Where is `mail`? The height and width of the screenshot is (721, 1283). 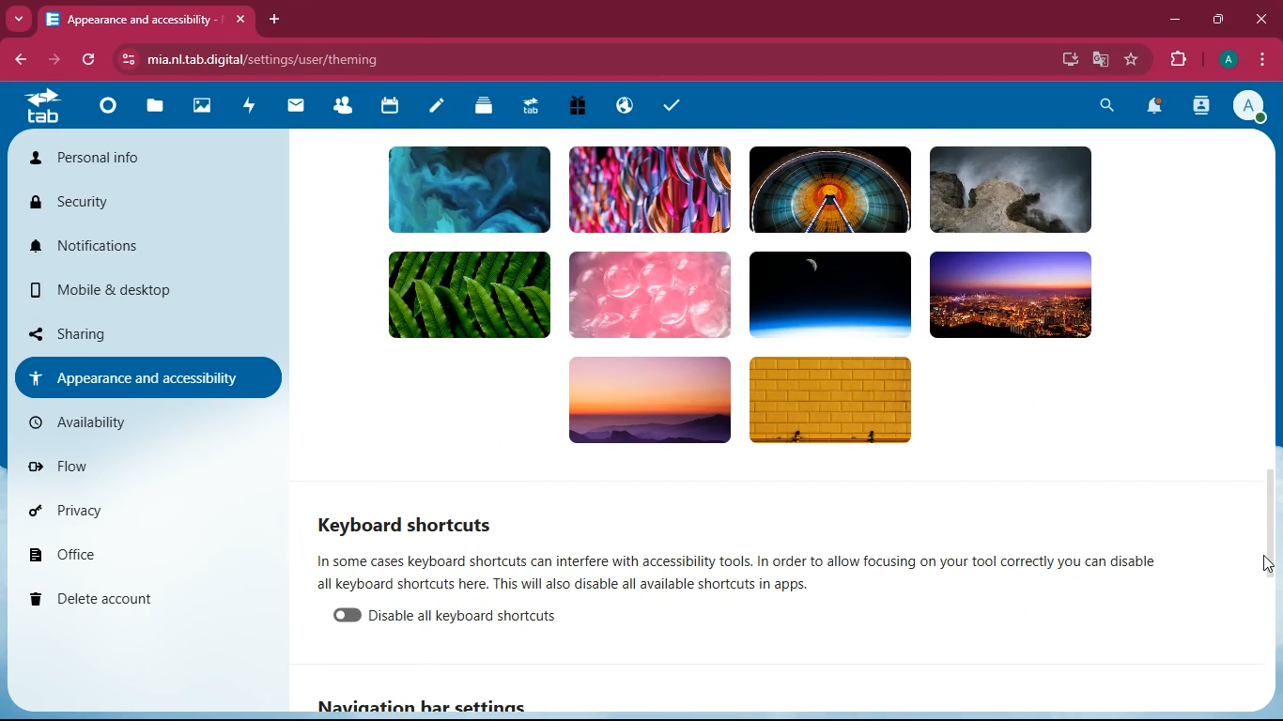 mail is located at coordinates (297, 107).